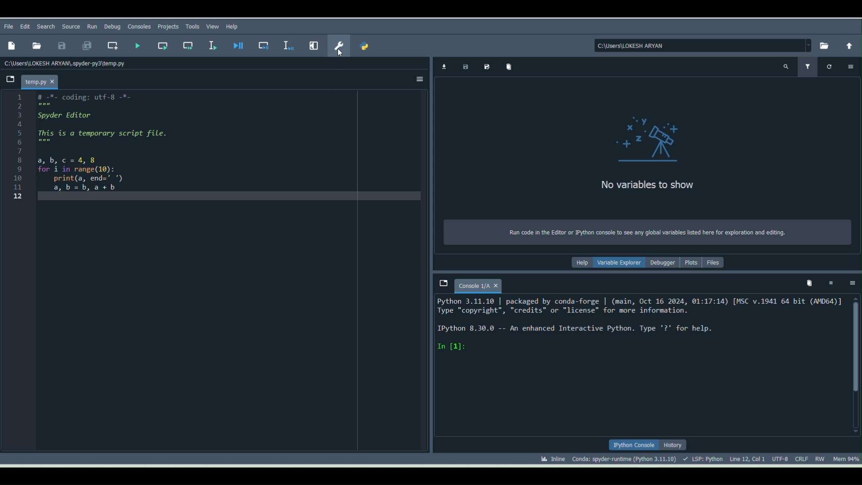  Describe the element at coordinates (854, 364) in the screenshot. I see `Scrollbar` at that location.